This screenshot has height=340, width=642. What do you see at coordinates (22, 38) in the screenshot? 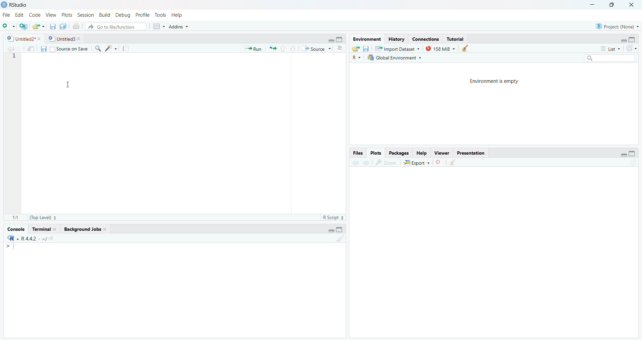
I see `© | Untitled2* *` at bounding box center [22, 38].